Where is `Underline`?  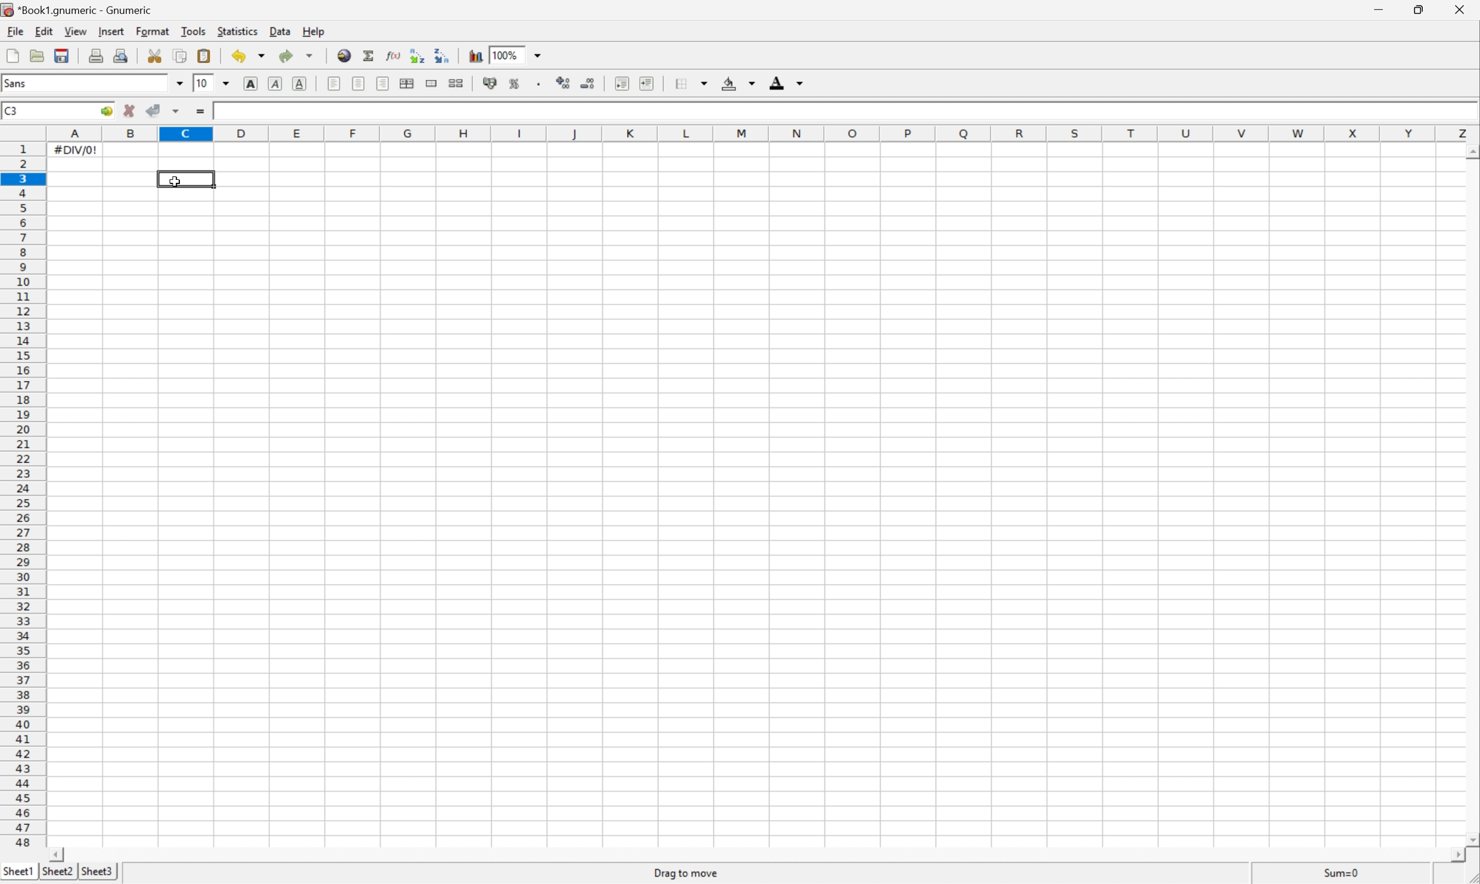
Underline is located at coordinates (302, 83).